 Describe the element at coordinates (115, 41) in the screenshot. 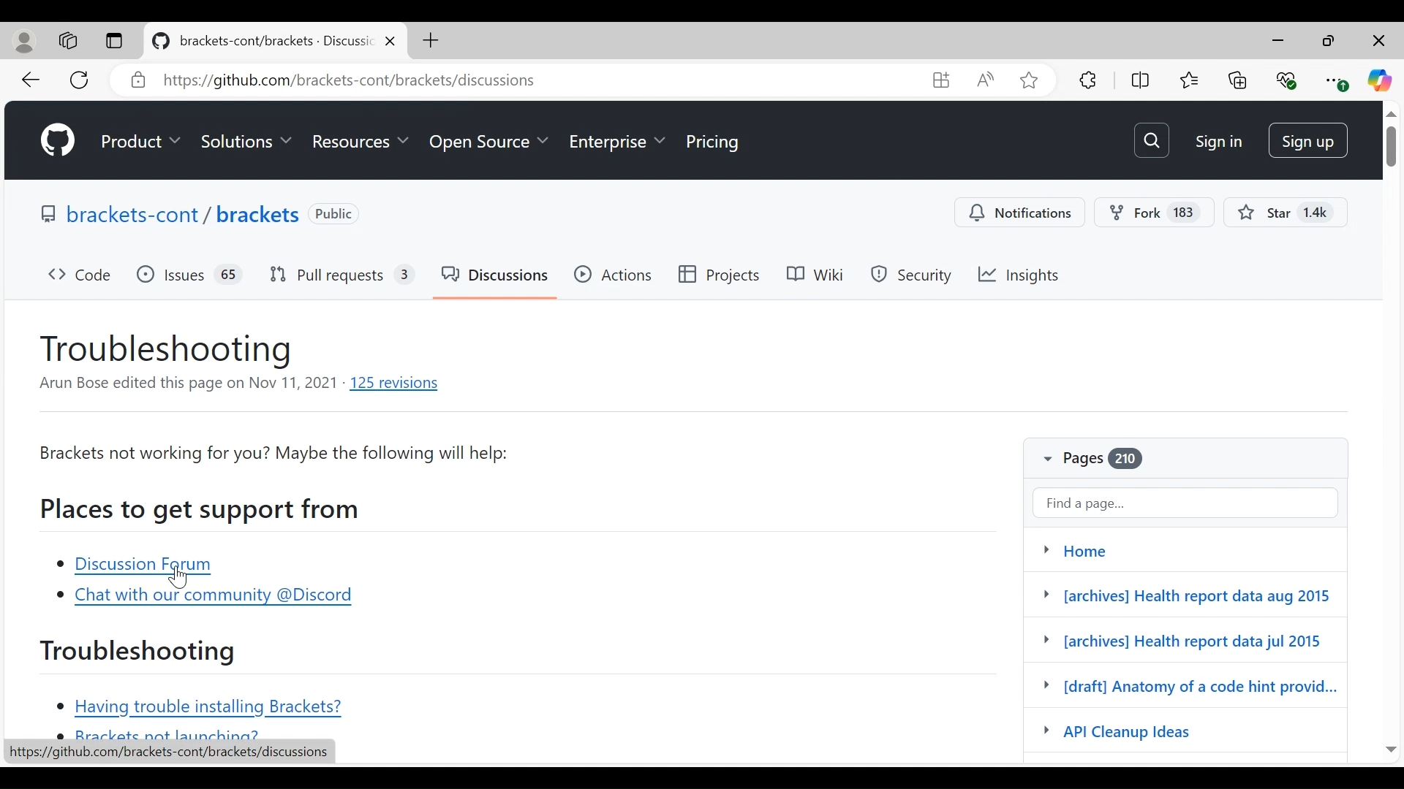

I see `Tab action menu` at that location.